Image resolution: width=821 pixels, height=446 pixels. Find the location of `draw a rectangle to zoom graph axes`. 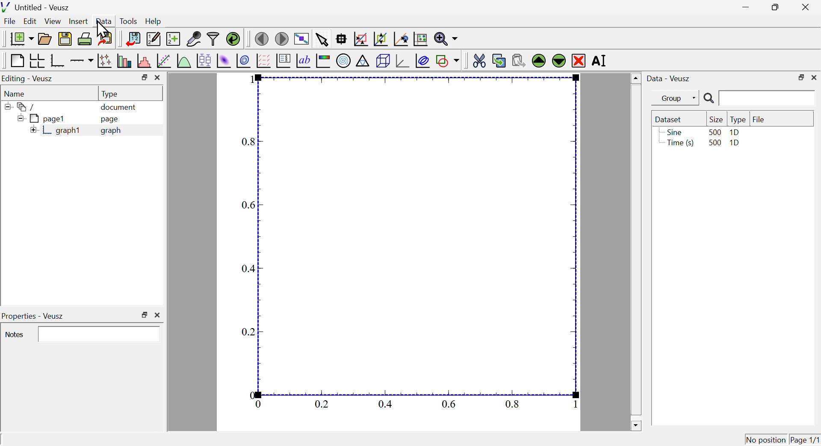

draw a rectangle to zoom graph axes is located at coordinates (360, 39).